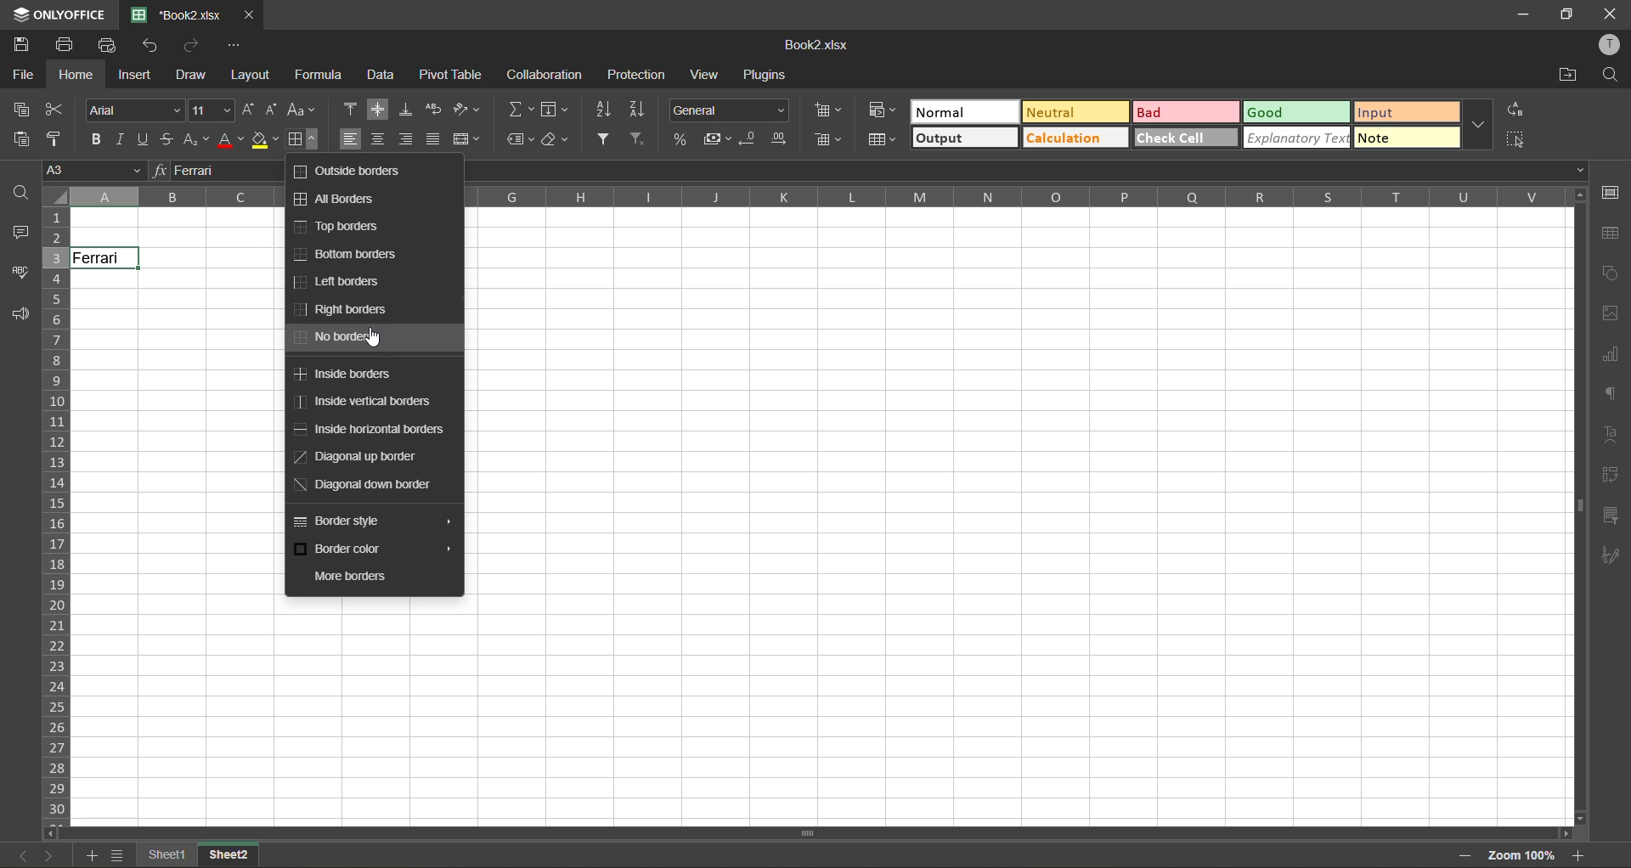  What do you see at coordinates (20, 139) in the screenshot?
I see `paste` at bounding box center [20, 139].